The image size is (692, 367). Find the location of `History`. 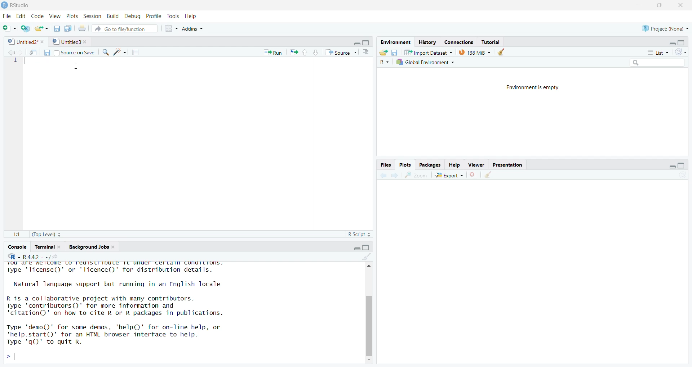

History is located at coordinates (426, 41).